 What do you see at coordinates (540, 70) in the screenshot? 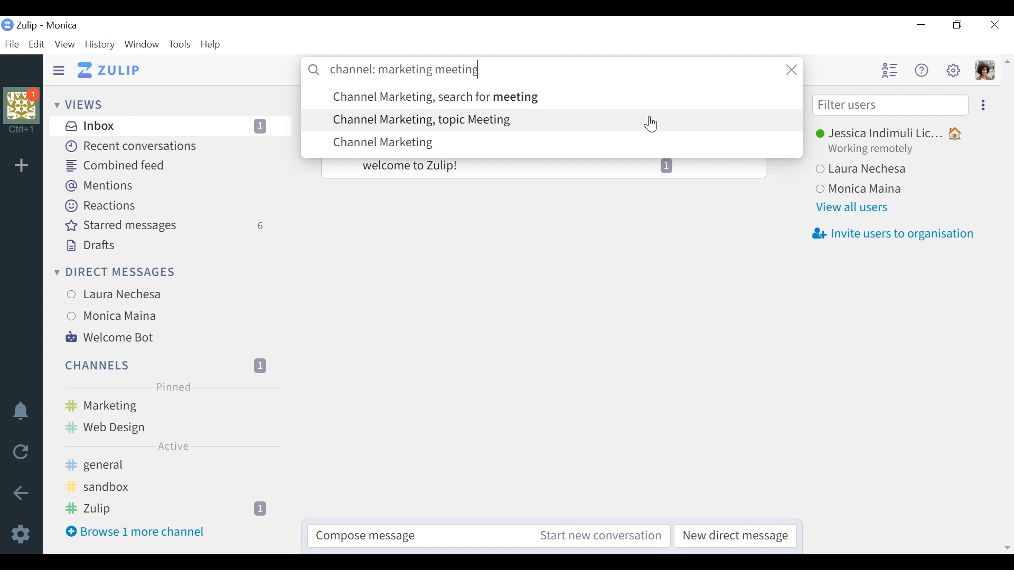
I see `channel: marketing meeting` at bounding box center [540, 70].